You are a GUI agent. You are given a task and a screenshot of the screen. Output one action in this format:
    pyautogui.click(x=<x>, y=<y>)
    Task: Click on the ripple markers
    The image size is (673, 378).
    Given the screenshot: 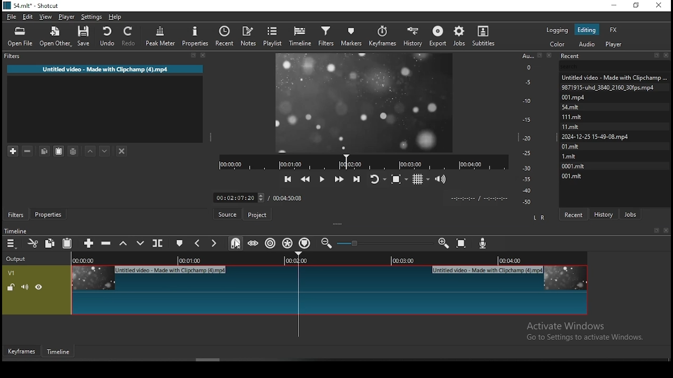 What is the action you would take?
    pyautogui.click(x=305, y=243)
    